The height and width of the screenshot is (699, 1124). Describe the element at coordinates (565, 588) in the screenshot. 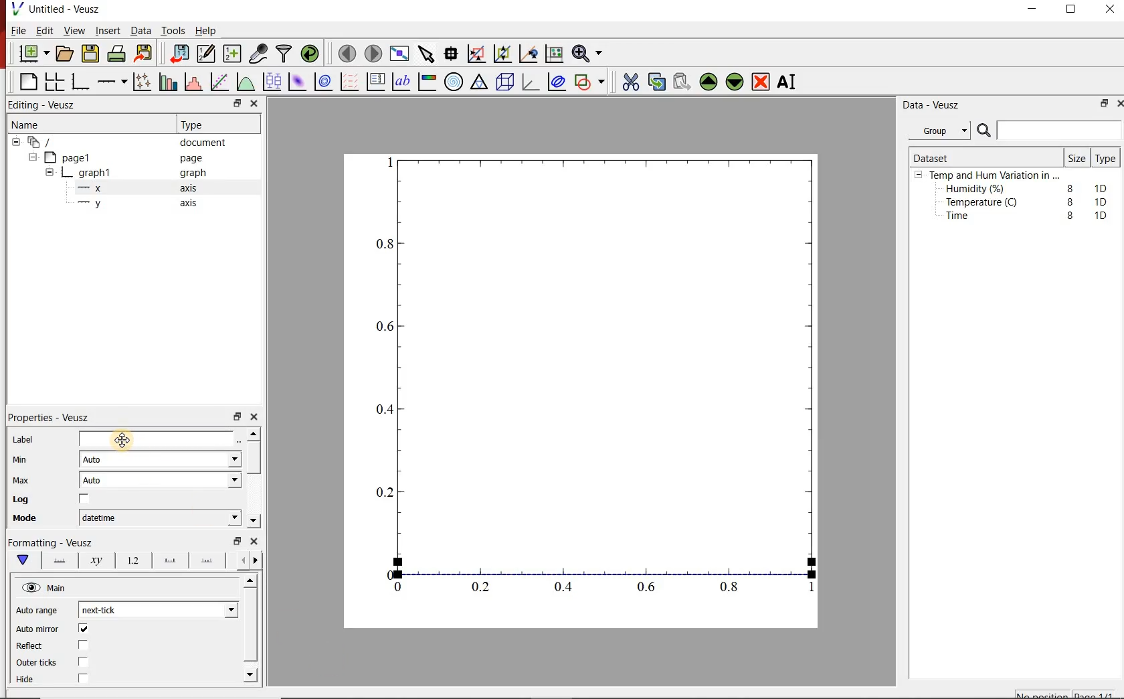

I see `0.4` at that location.